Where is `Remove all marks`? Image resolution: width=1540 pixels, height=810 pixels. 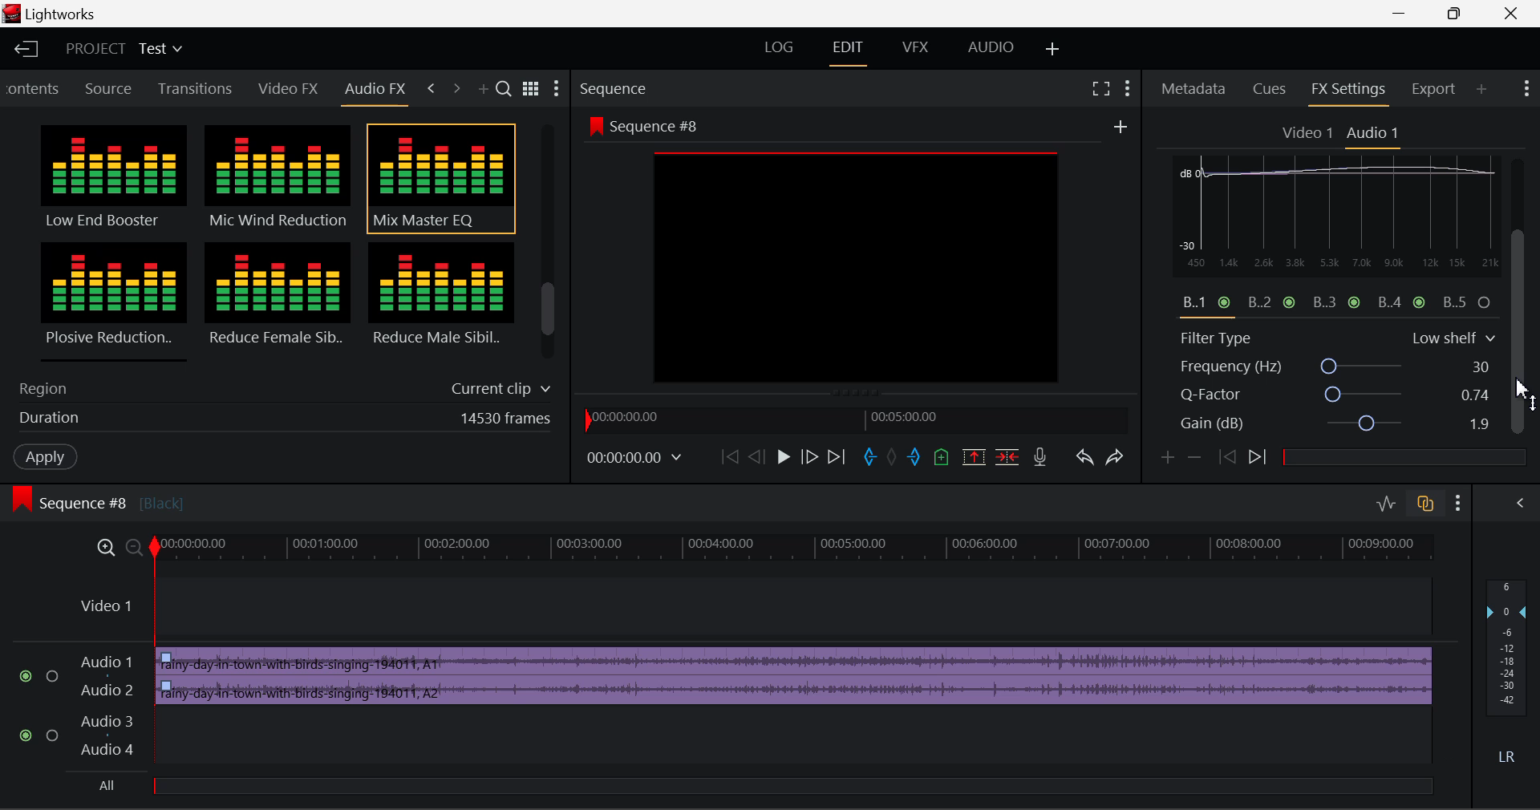
Remove all marks is located at coordinates (895, 458).